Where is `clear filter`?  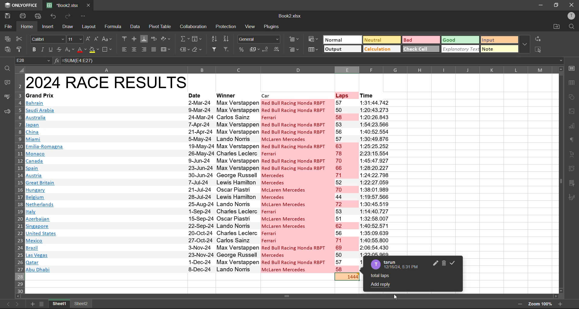 clear filter is located at coordinates (226, 49).